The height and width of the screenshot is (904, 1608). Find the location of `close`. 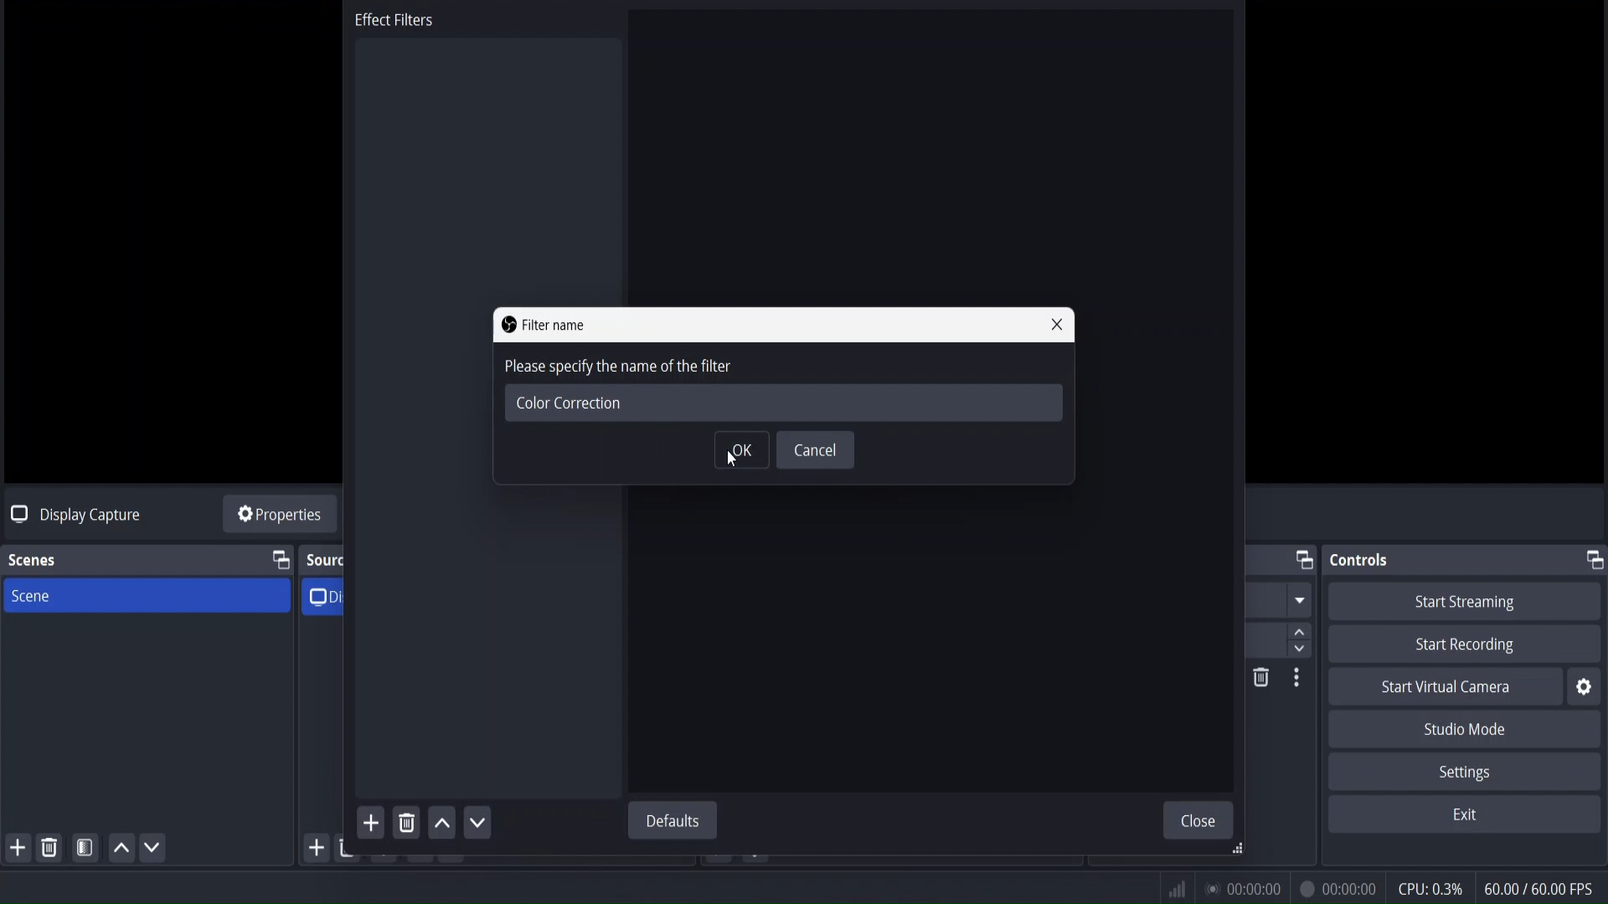

close is located at coordinates (1061, 326).